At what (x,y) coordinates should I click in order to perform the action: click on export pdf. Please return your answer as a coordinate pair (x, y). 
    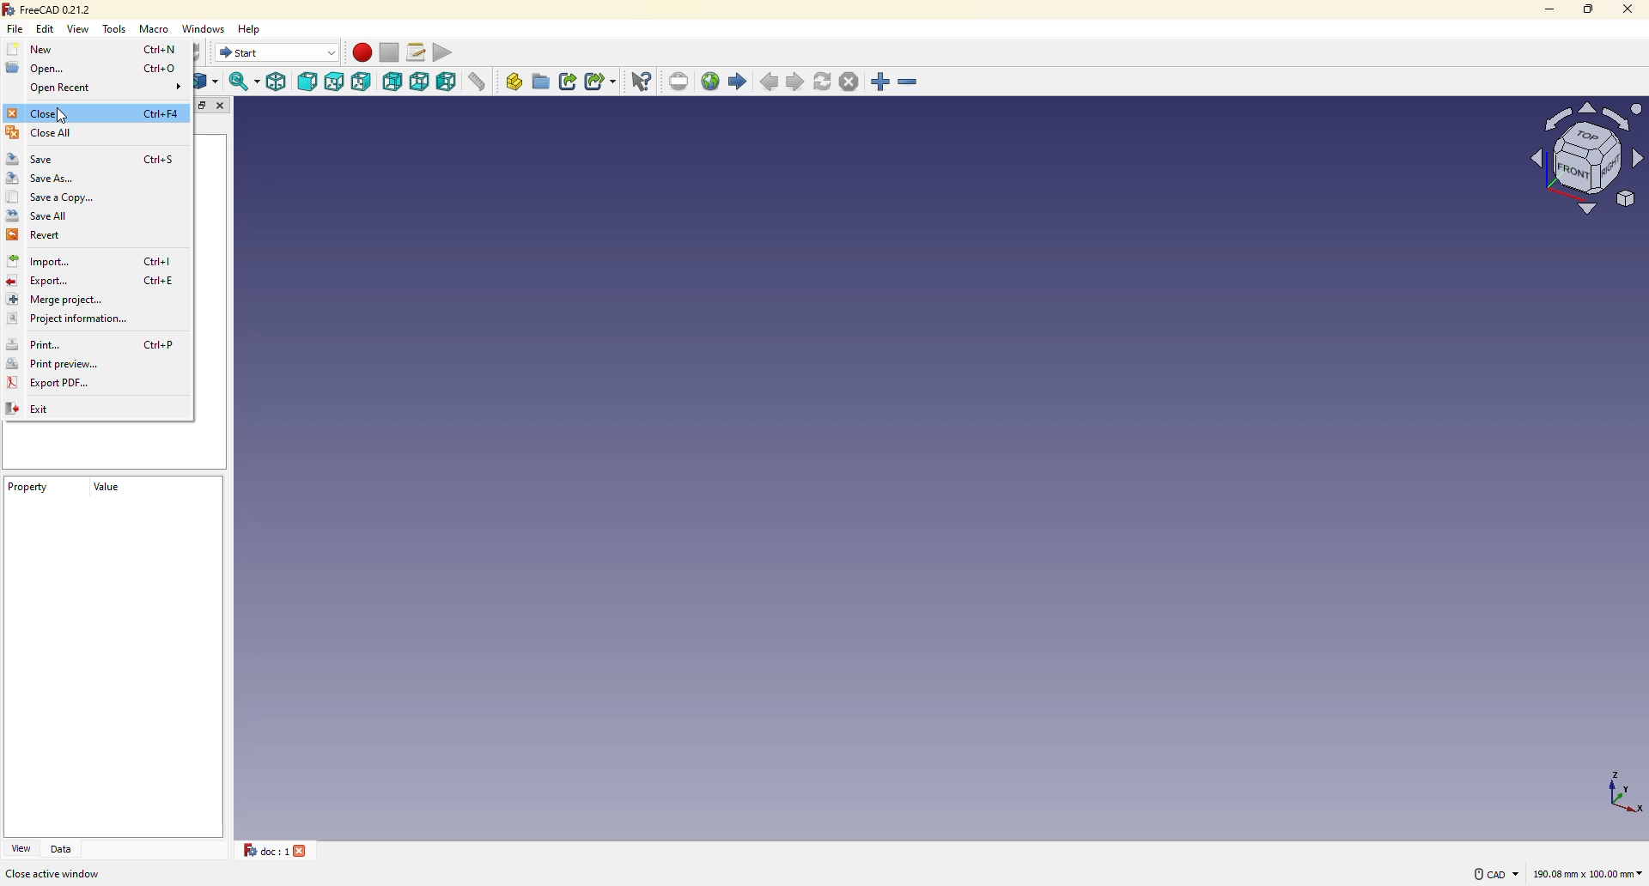
    Looking at the image, I should click on (50, 384).